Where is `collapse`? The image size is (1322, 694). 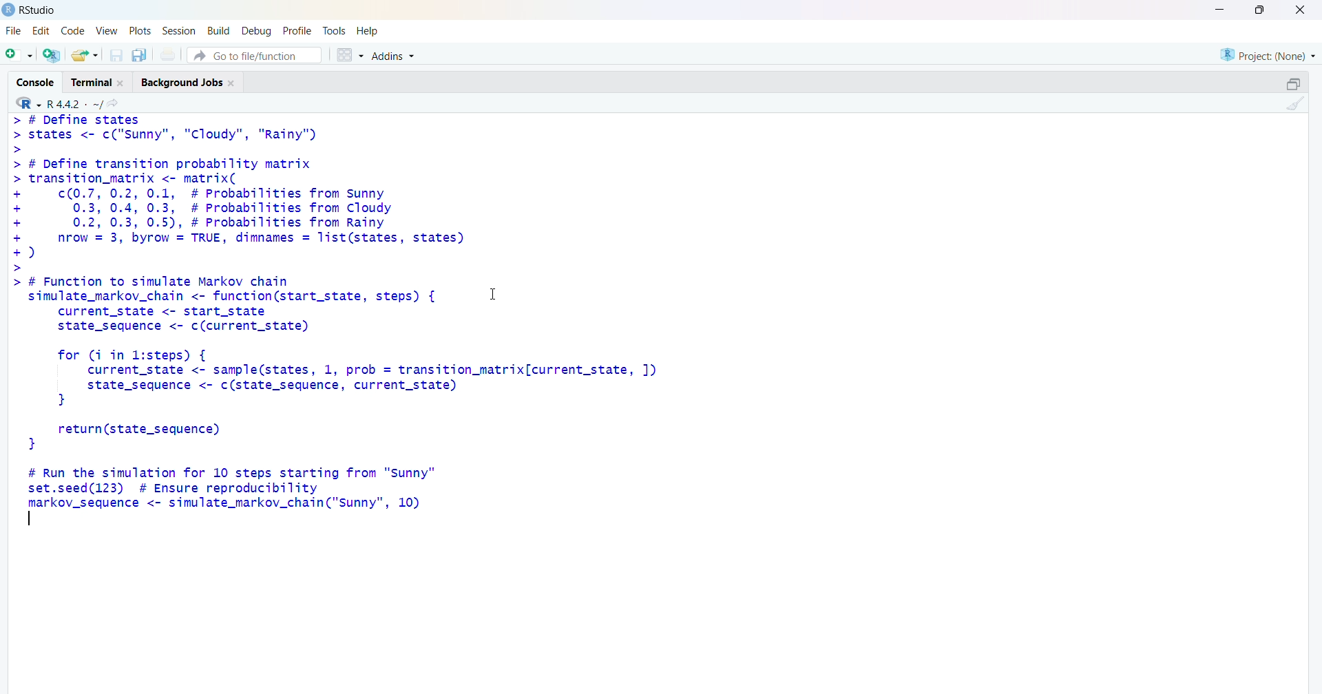
collapse is located at coordinates (1292, 84).